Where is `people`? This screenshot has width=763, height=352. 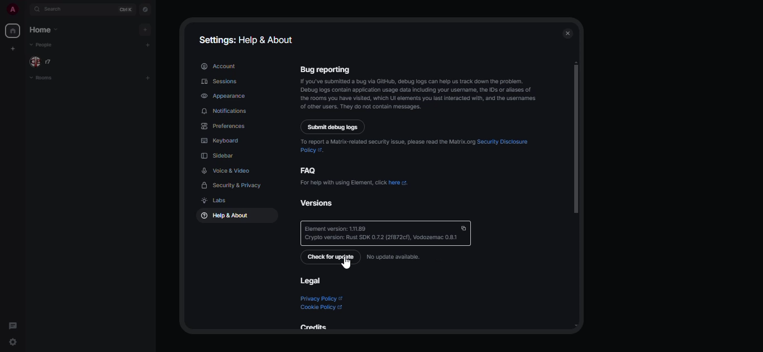 people is located at coordinates (49, 61).